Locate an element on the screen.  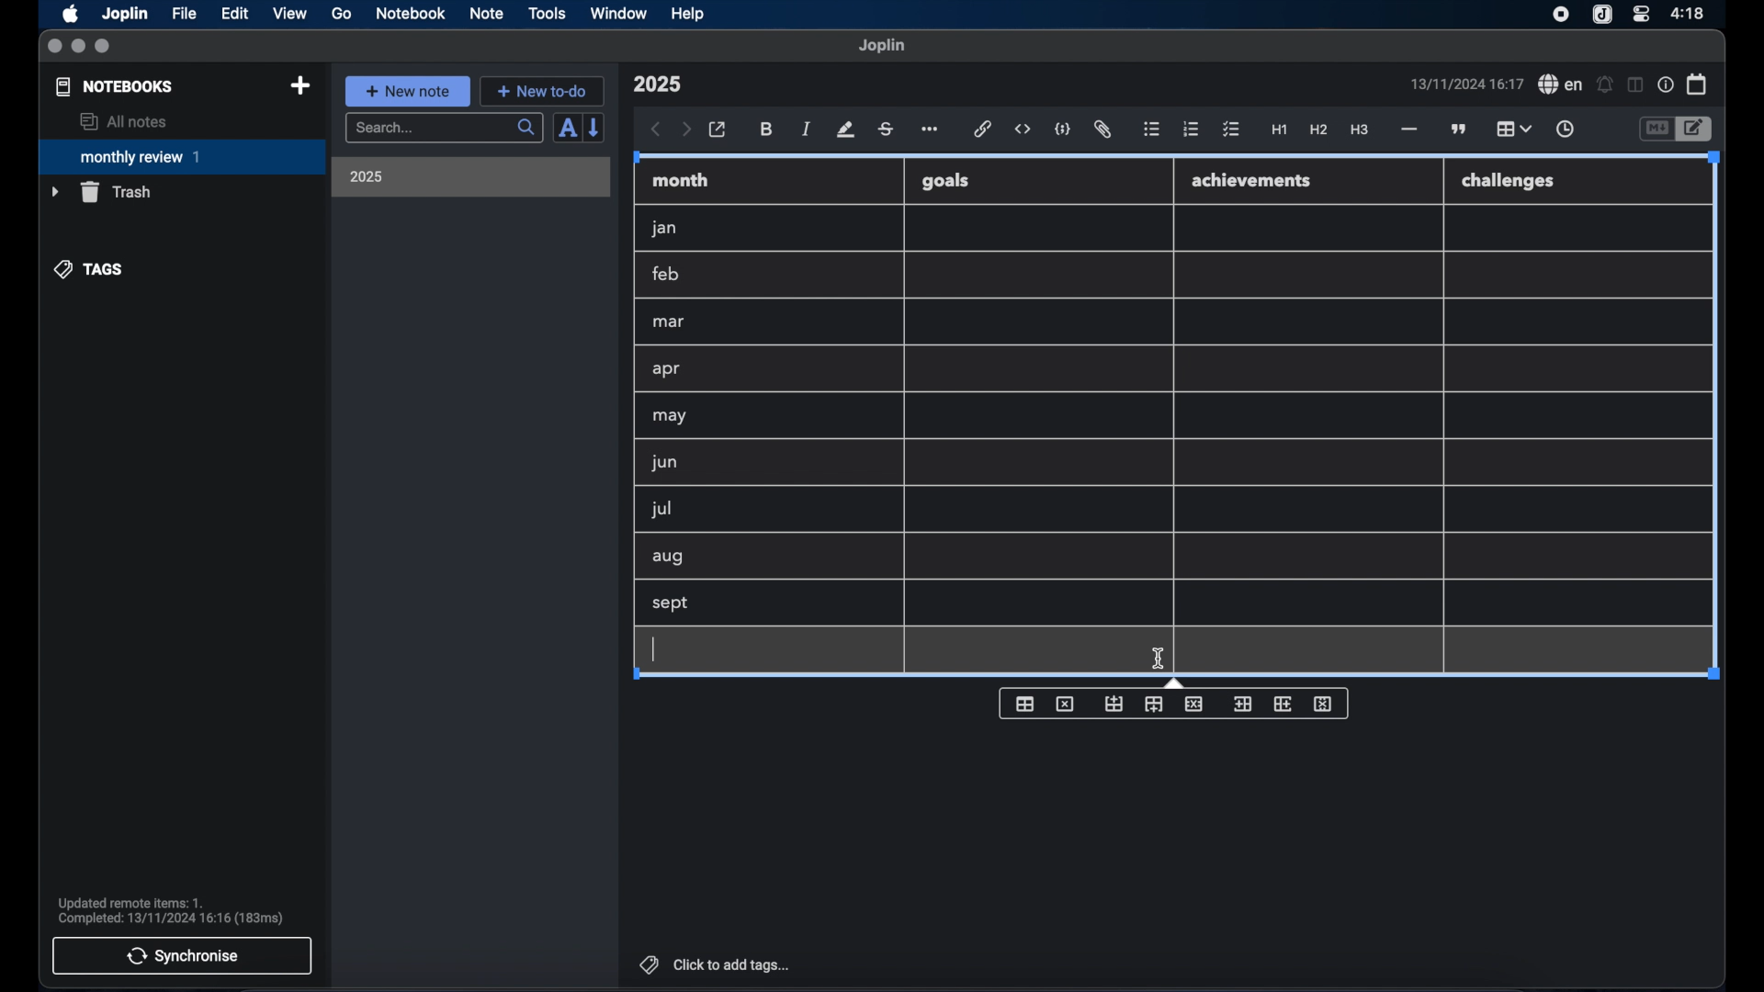
note title is located at coordinates (657, 85).